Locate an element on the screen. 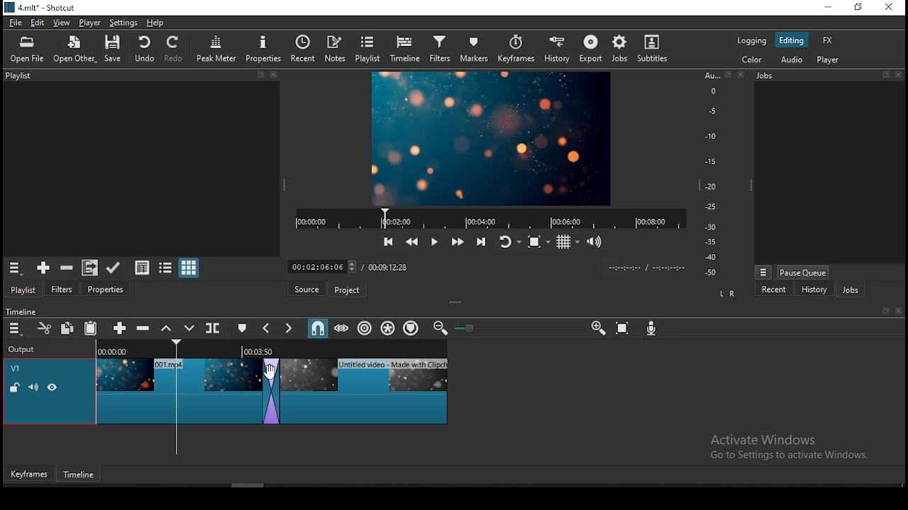 The width and height of the screenshot is (908, 510). open other is located at coordinates (76, 50).